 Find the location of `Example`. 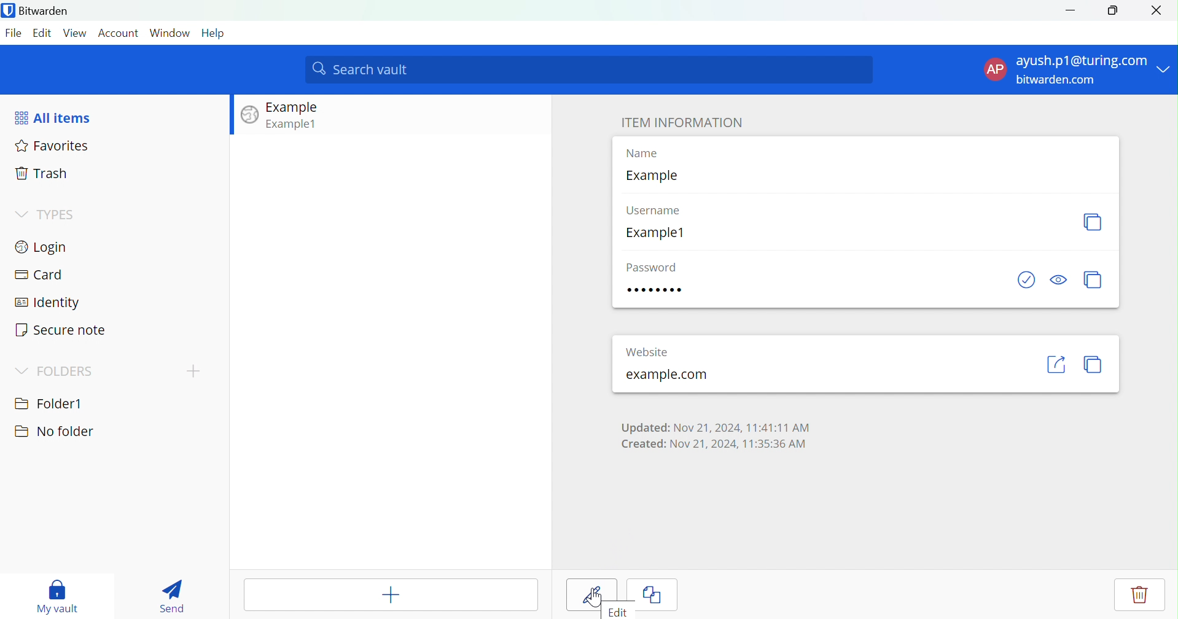

Example is located at coordinates (651, 176).